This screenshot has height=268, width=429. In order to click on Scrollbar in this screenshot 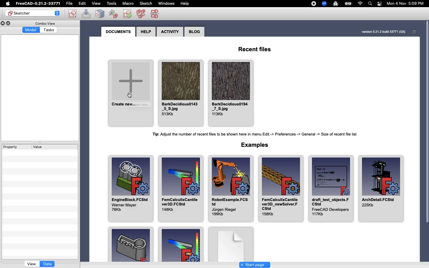, I will do `click(427, 127)`.